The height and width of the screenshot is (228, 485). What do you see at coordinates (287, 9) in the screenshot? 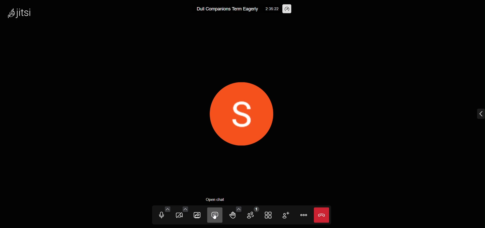
I see `performance setting` at bounding box center [287, 9].